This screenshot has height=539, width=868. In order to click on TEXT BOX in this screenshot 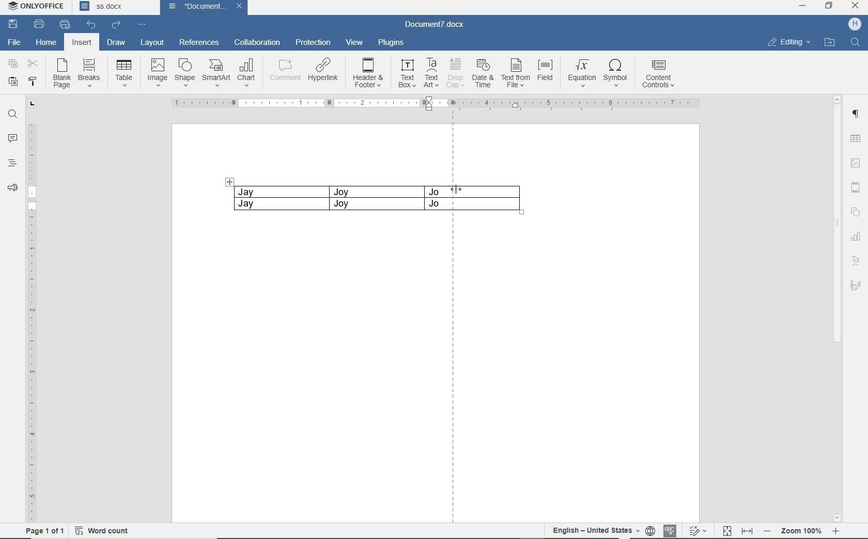, I will do `click(407, 73)`.